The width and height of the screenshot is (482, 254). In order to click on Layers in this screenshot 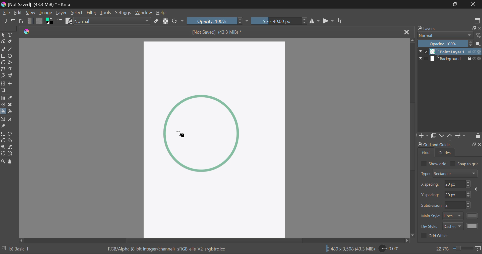, I will do `click(449, 55)`.